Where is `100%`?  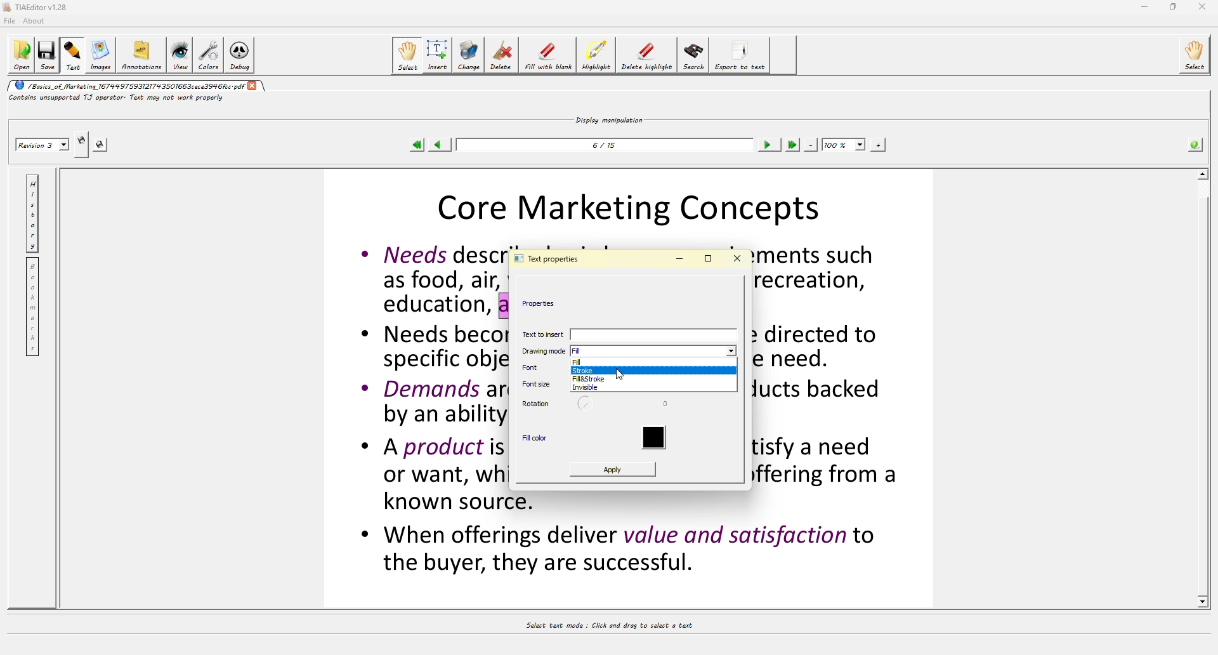
100% is located at coordinates (843, 144).